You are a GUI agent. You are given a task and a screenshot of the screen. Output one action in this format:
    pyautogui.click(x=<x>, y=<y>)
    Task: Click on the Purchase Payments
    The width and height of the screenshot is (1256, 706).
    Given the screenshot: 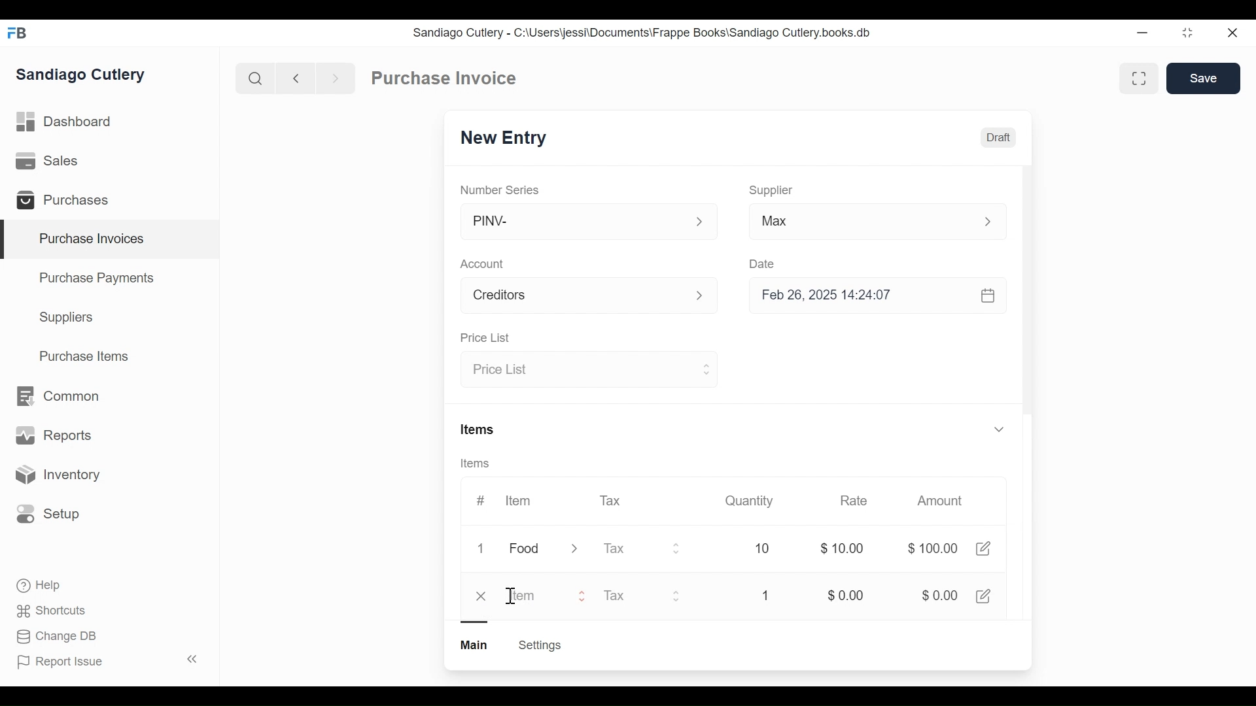 What is the action you would take?
    pyautogui.click(x=99, y=280)
    